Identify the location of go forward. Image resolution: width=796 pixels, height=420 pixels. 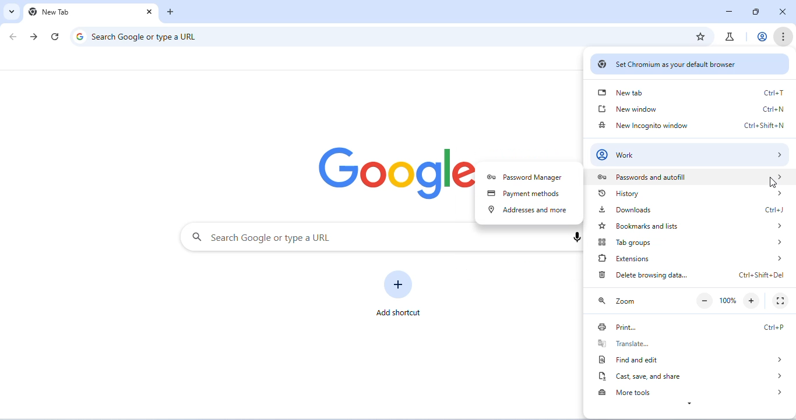
(35, 37).